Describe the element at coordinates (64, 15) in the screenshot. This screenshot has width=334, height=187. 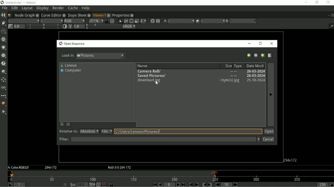
I see `close` at that location.